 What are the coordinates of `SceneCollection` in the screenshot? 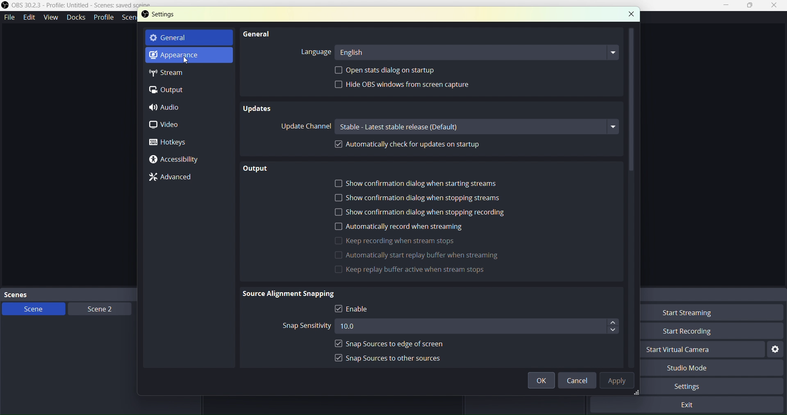 It's located at (132, 18).